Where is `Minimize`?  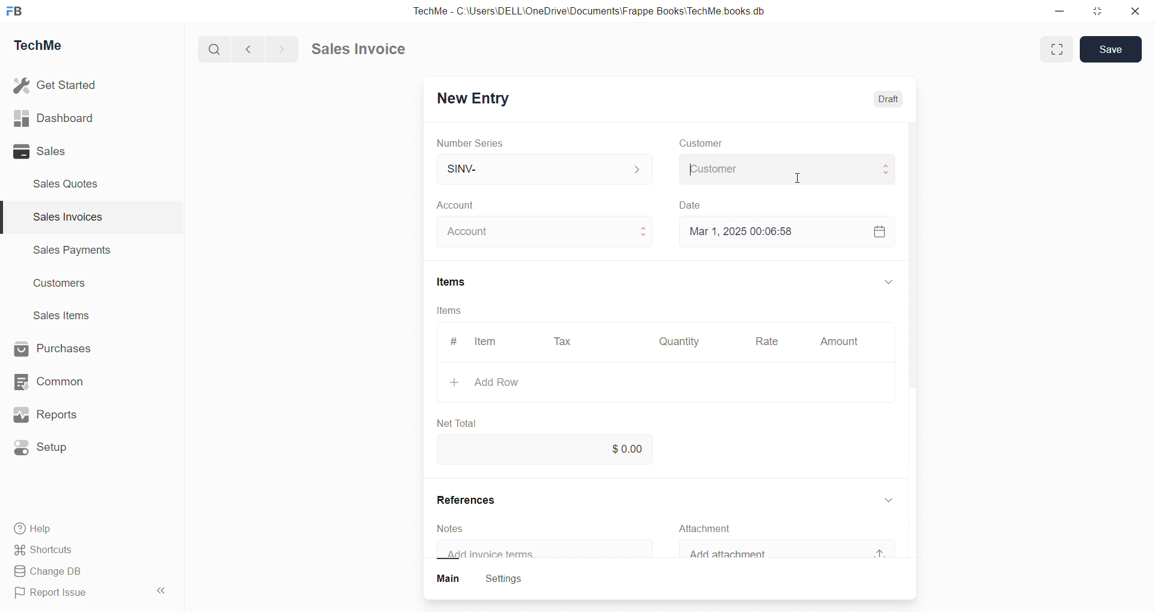
Minimize is located at coordinates (1064, 12).